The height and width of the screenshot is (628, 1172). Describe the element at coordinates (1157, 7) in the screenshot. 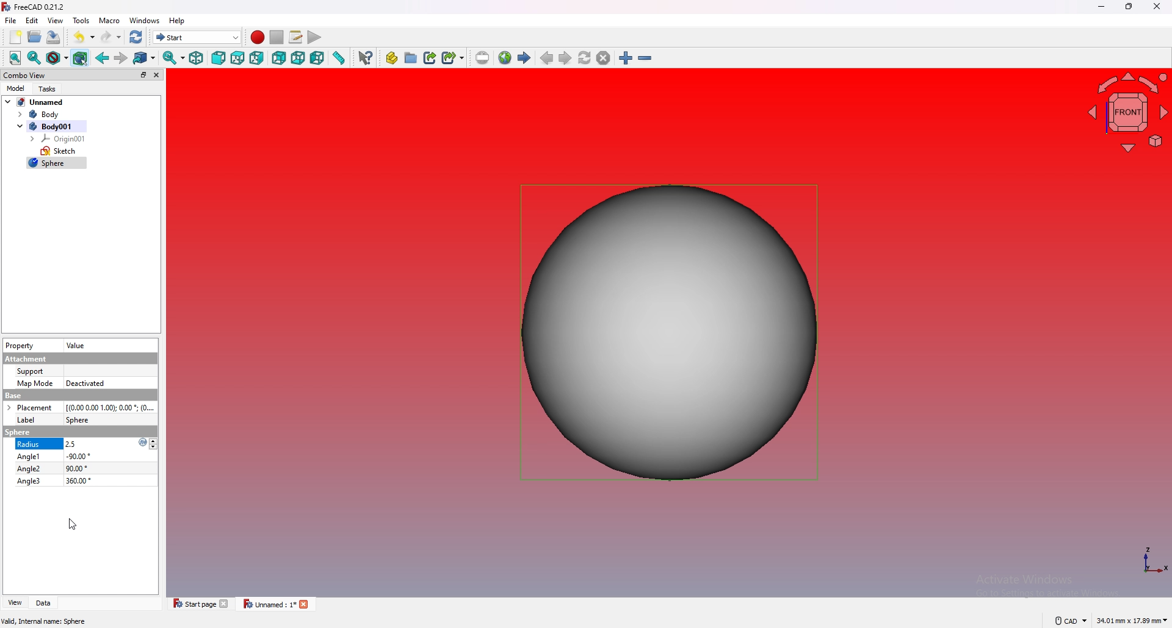

I see `close` at that location.